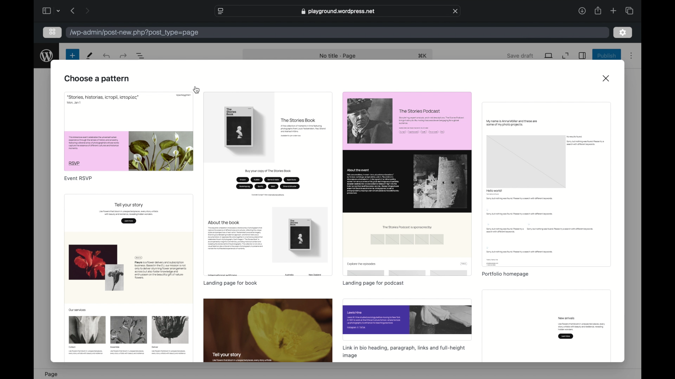  Describe the element at coordinates (46, 11) in the screenshot. I see `sidebar` at that location.